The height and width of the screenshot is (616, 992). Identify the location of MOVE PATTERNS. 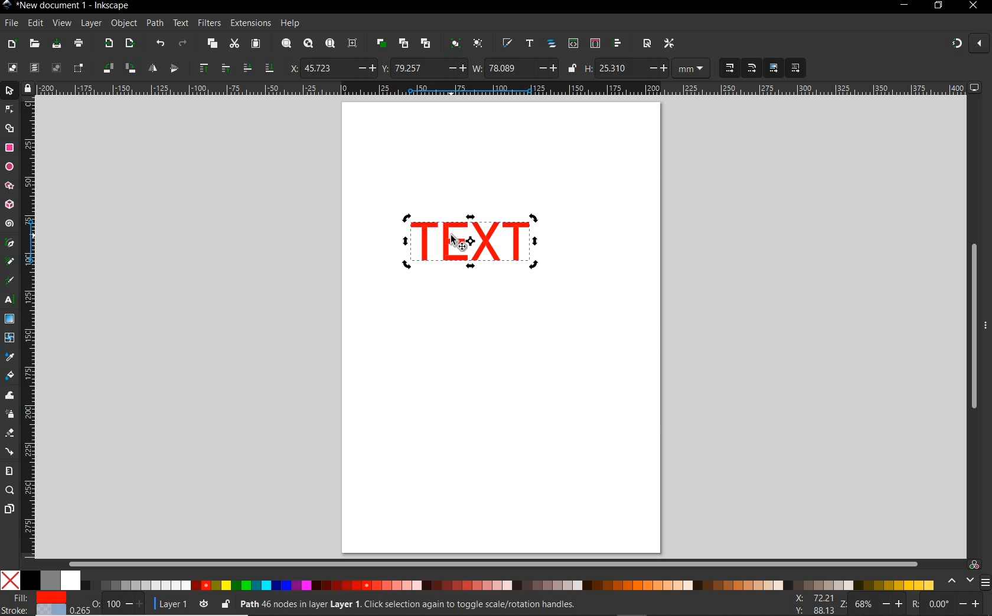
(795, 68).